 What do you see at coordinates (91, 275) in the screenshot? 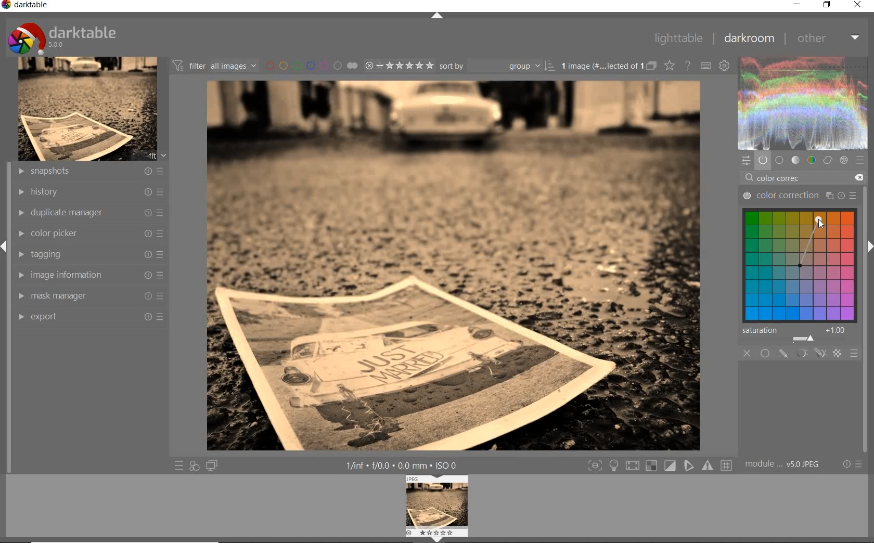
I see `image information` at bounding box center [91, 275].